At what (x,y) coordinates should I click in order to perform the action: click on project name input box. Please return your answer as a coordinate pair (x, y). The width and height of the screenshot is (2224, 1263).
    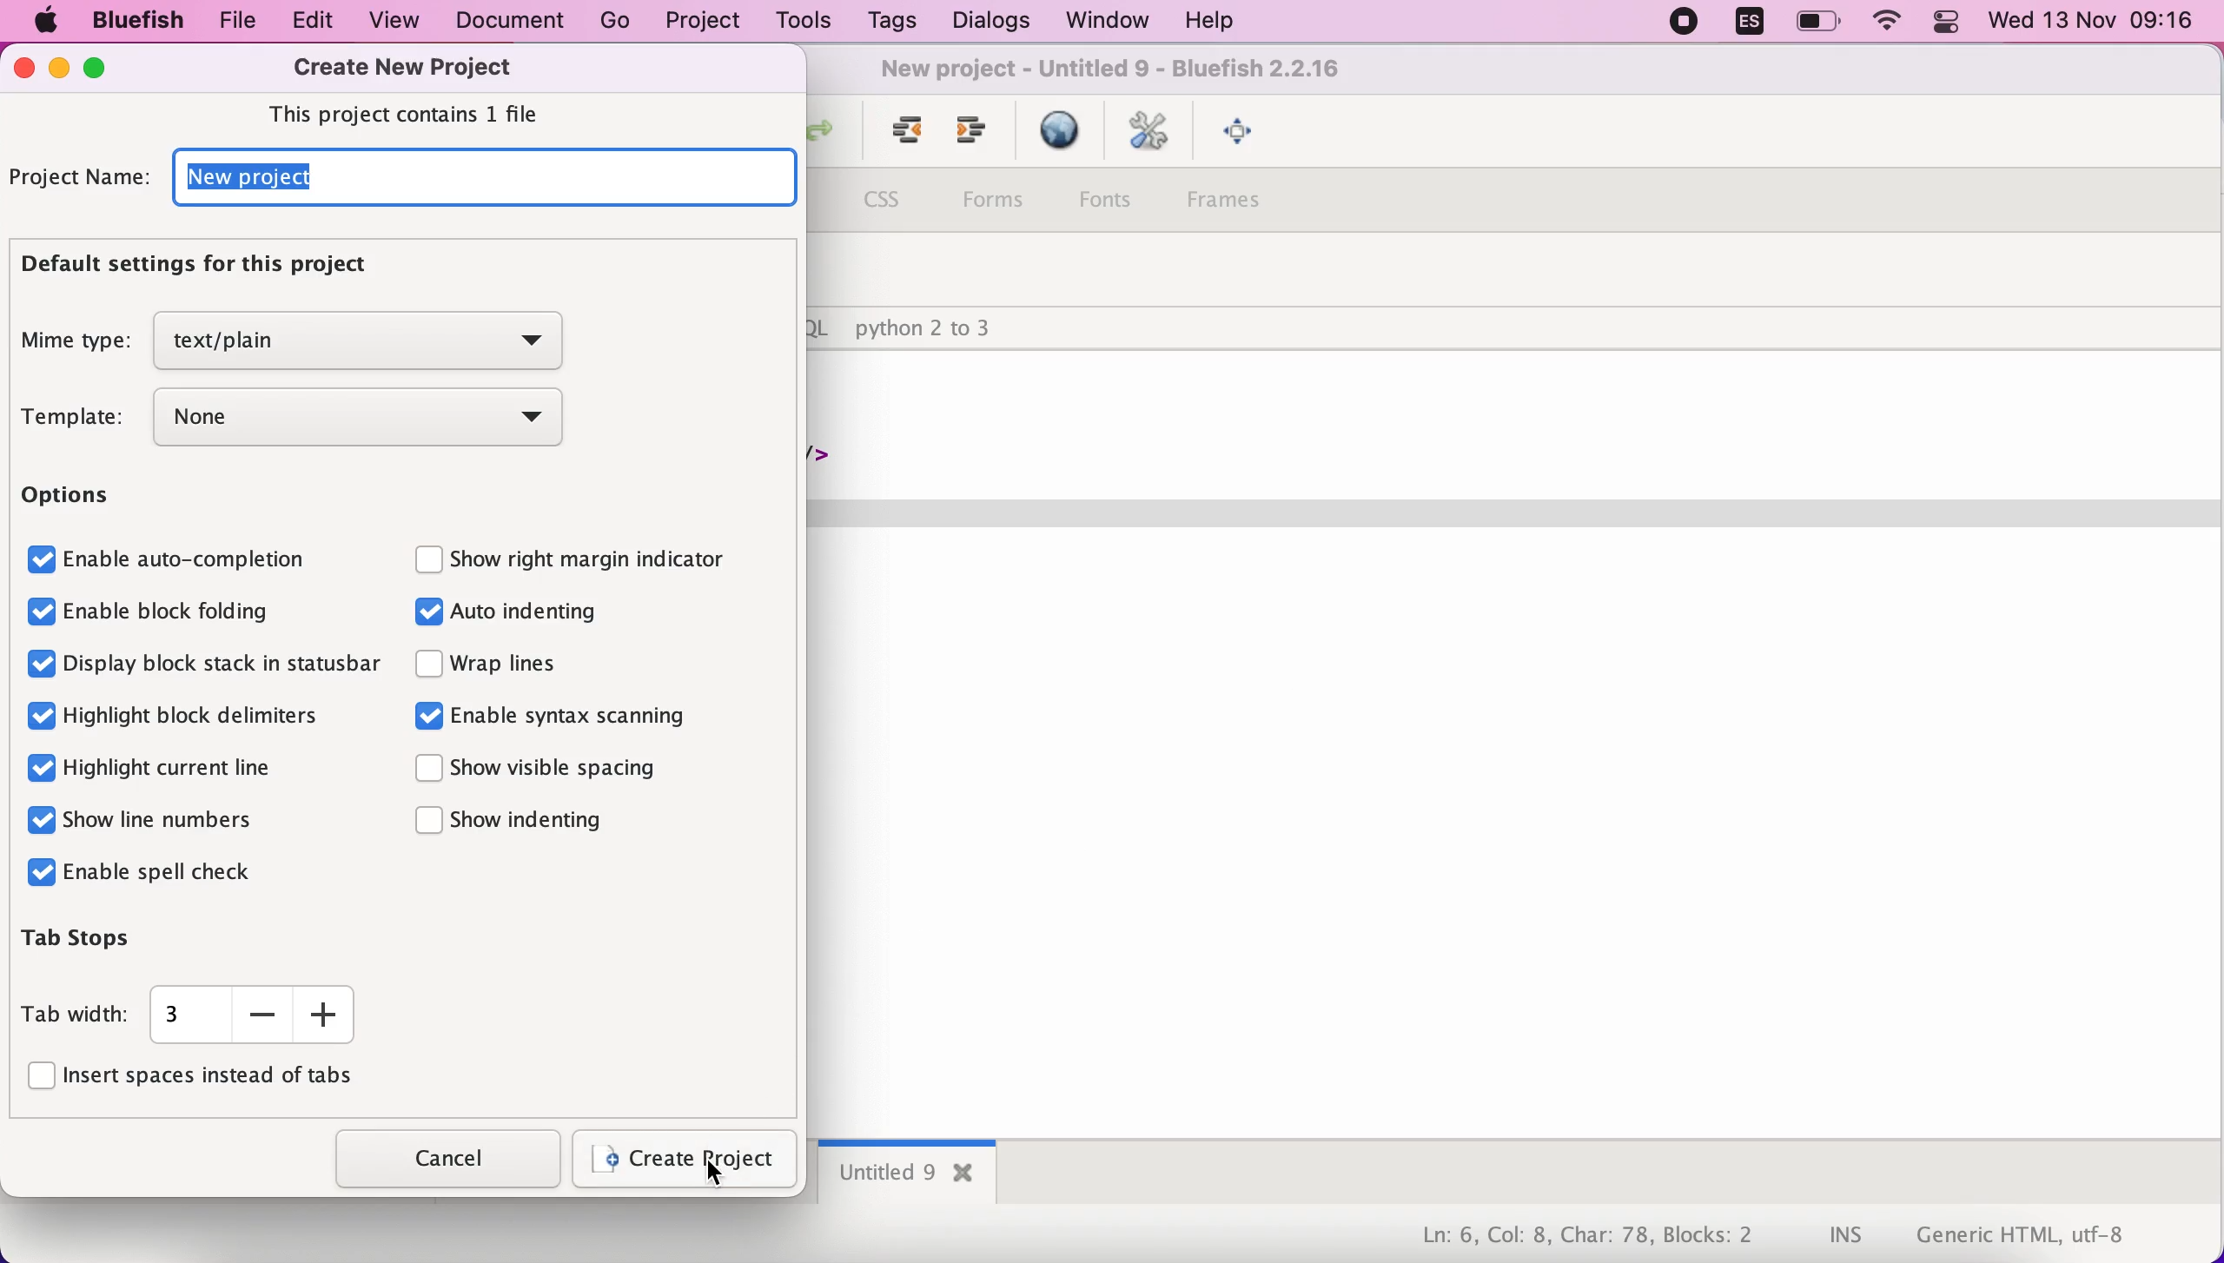
    Looking at the image, I should click on (480, 182).